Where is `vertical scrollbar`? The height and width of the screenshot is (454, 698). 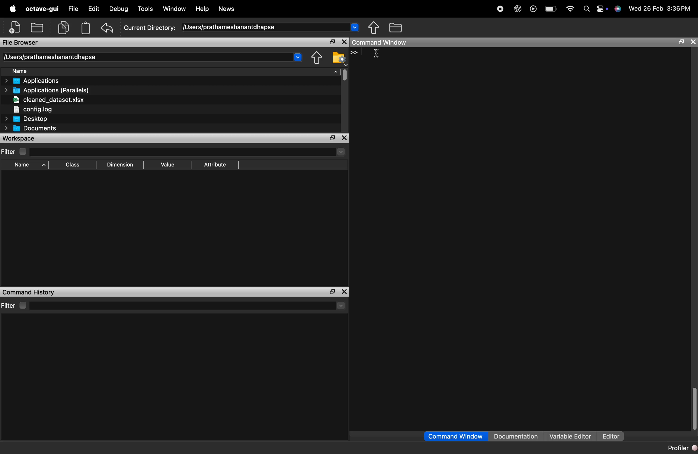 vertical scrollbar is located at coordinates (343, 76).